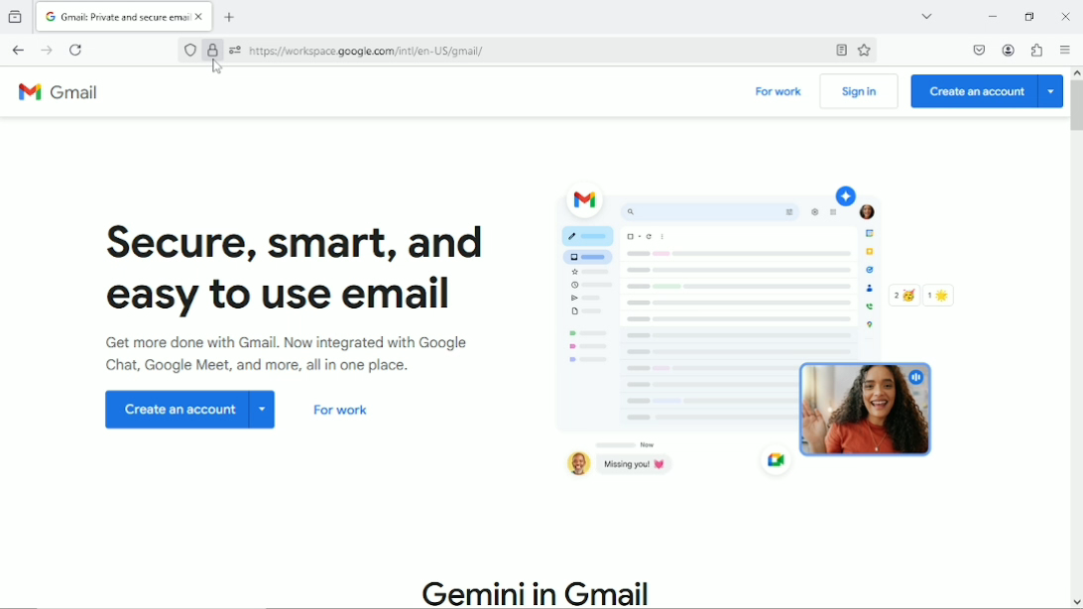 The width and height of the screenshot is (1083, 609). I want to click on List all tabs, so click(923, 15).